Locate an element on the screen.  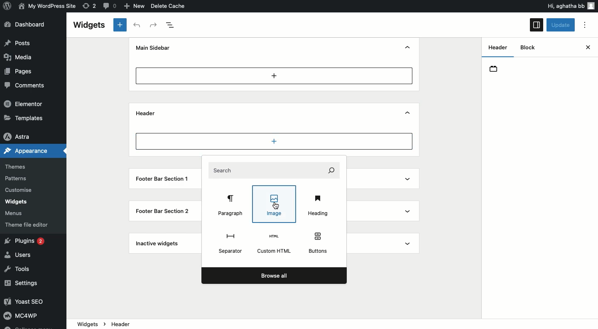
Widgets is located at coordinates (88, 323).